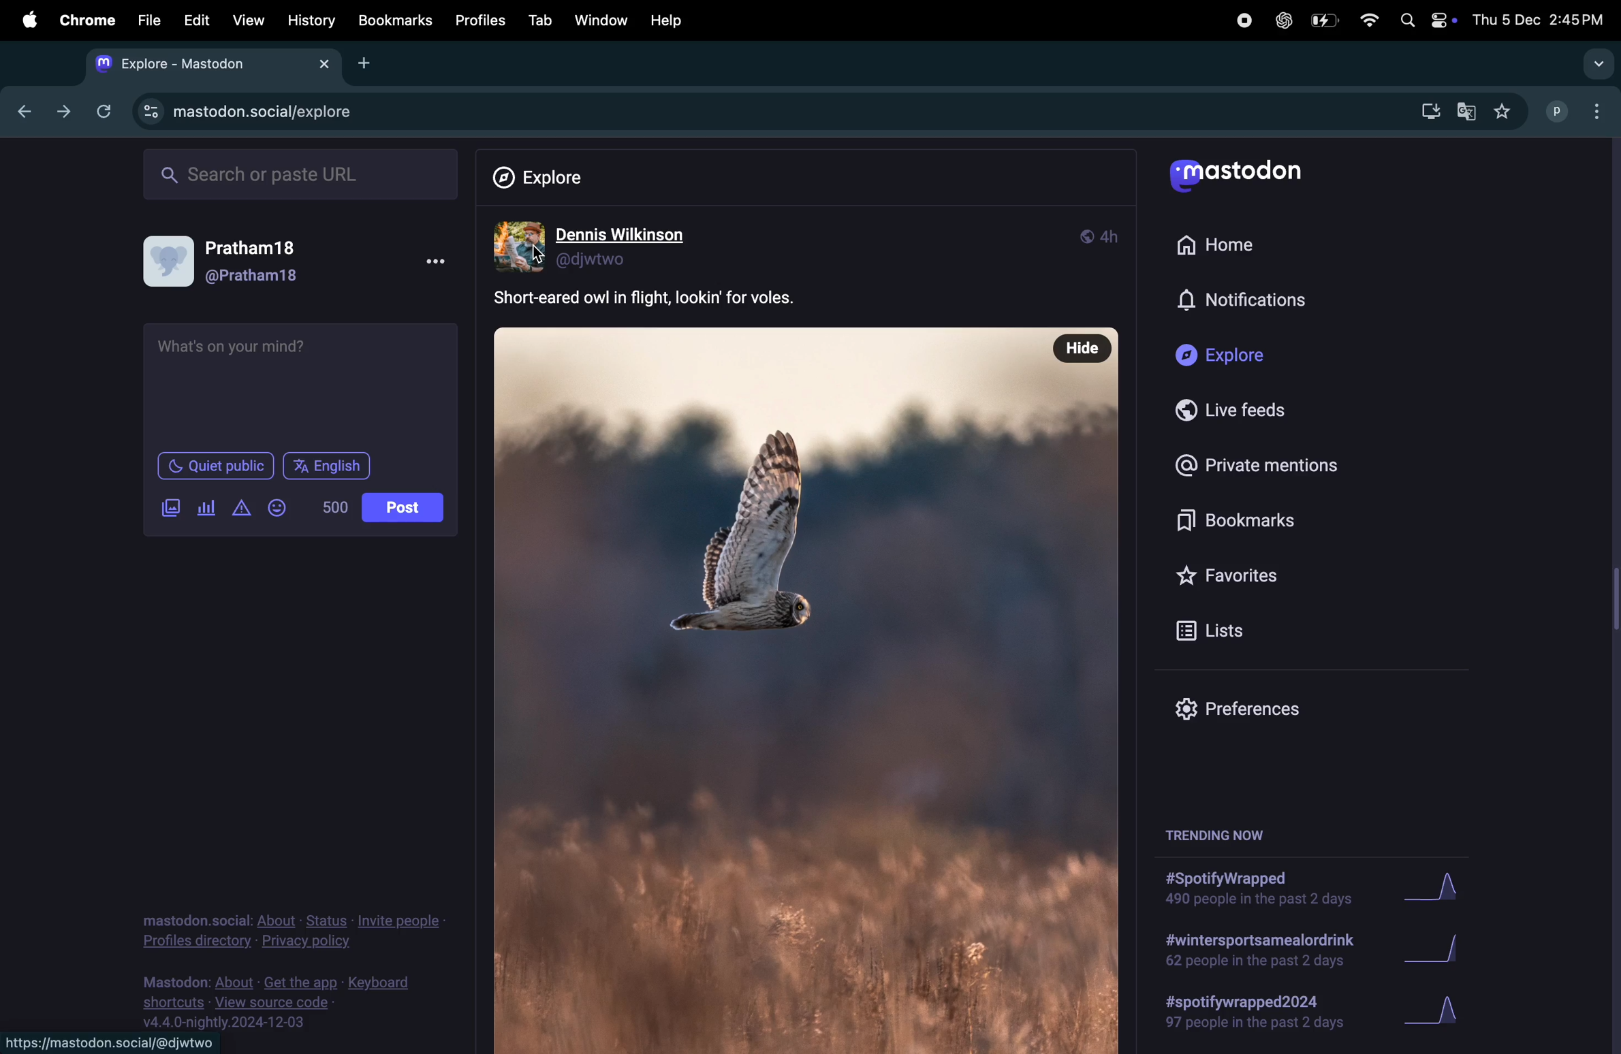 Image resolution: width=1621 pixels, height=1054 pixels. I want to click on search url, so click(295, 176).